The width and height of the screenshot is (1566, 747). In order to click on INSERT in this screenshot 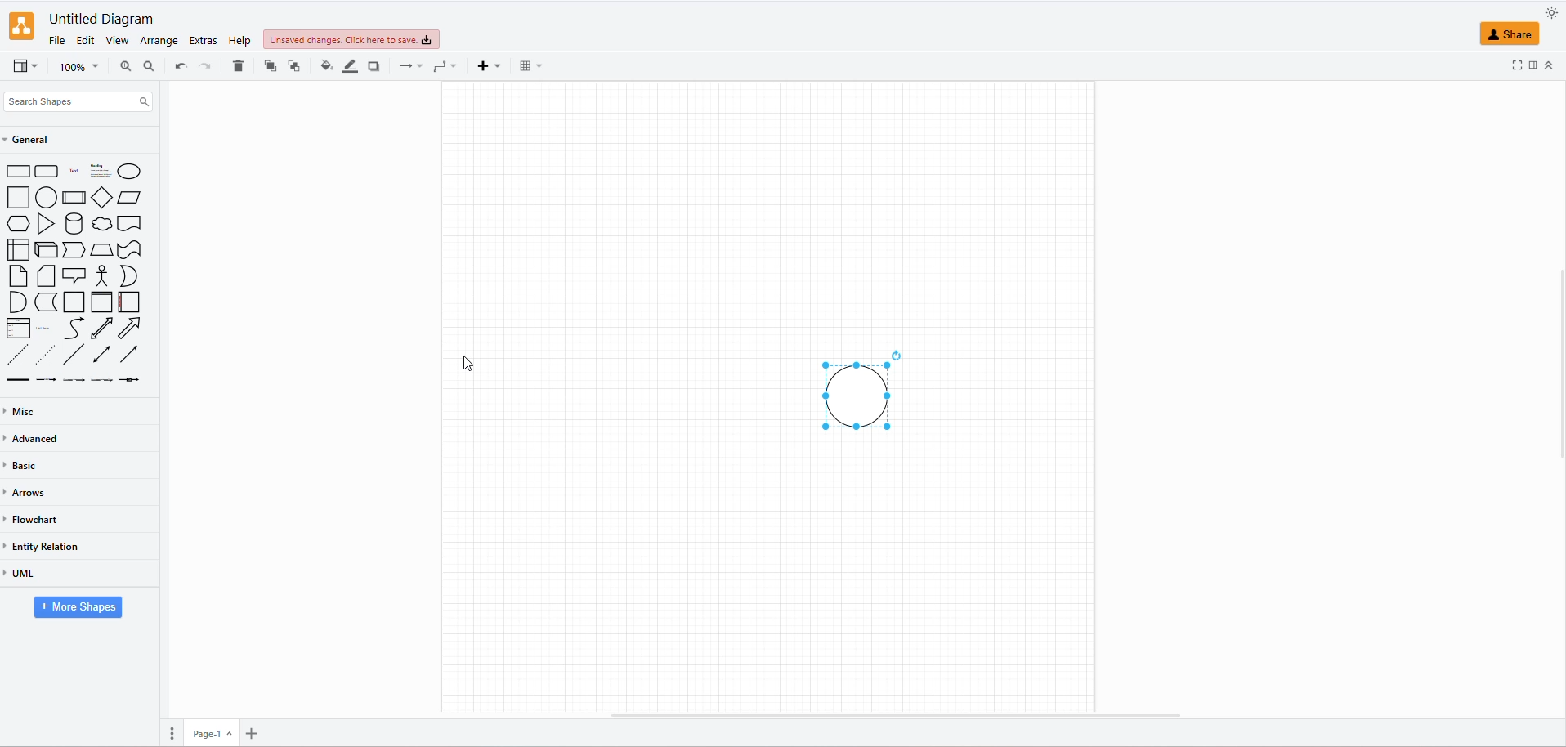, I will do `click(486, 67)`.